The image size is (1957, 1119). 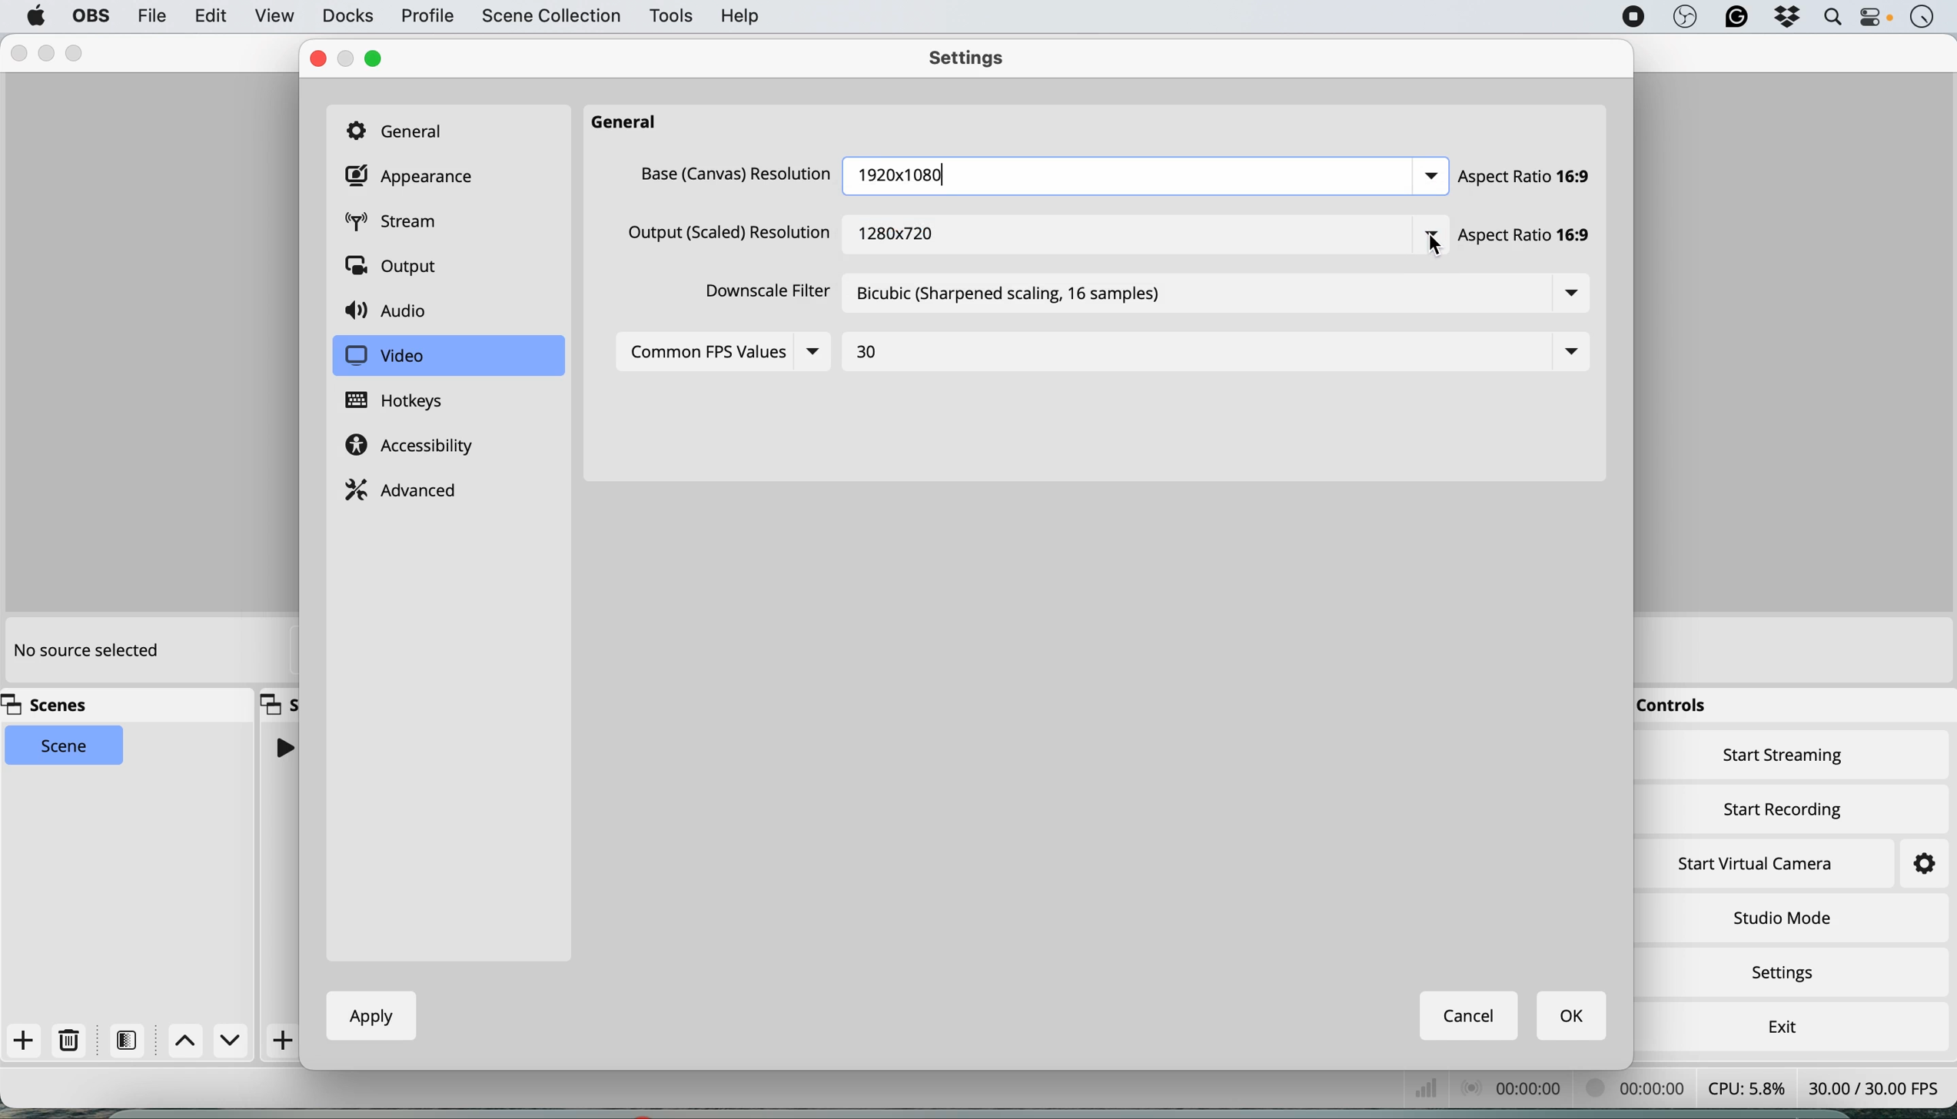 I want to click on minimize, so click(x=347, y=59).